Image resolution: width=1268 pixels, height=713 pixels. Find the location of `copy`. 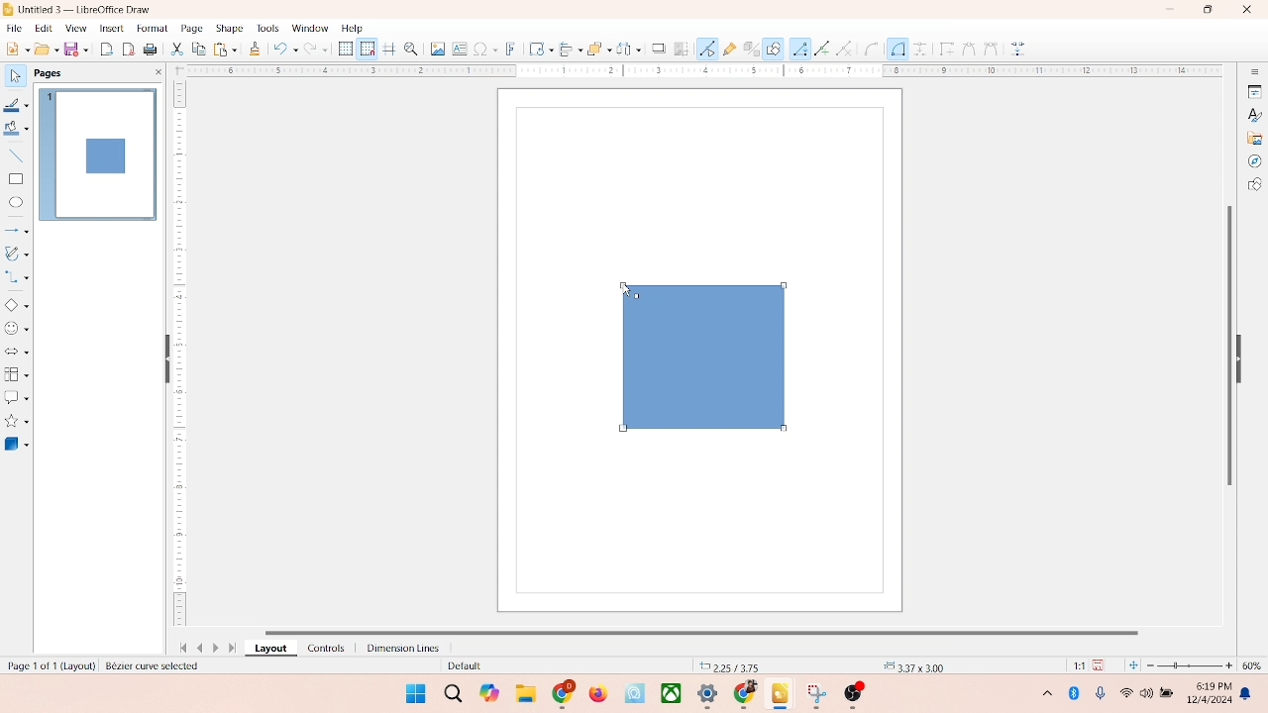

copy is located at coordinates (198, 51).